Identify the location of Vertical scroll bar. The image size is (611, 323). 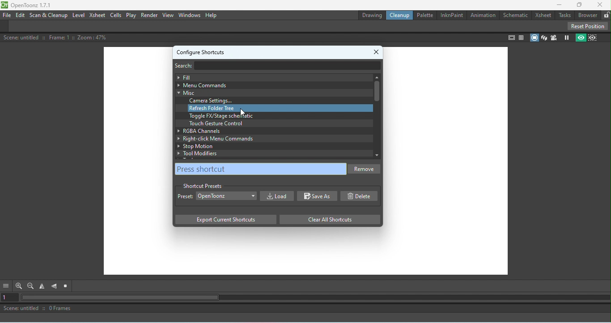
(376, 116).